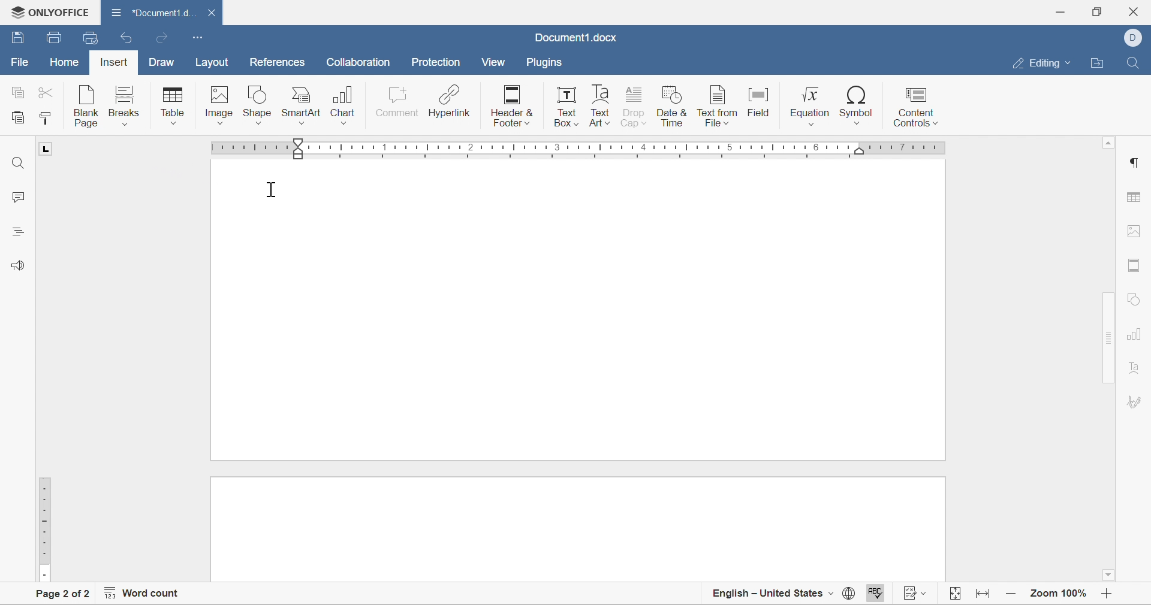 This screenshot has width=1151, height=605. Describe the element at coordinates (1109, 145) in the screenshot. I see `Scroll up` at that location.